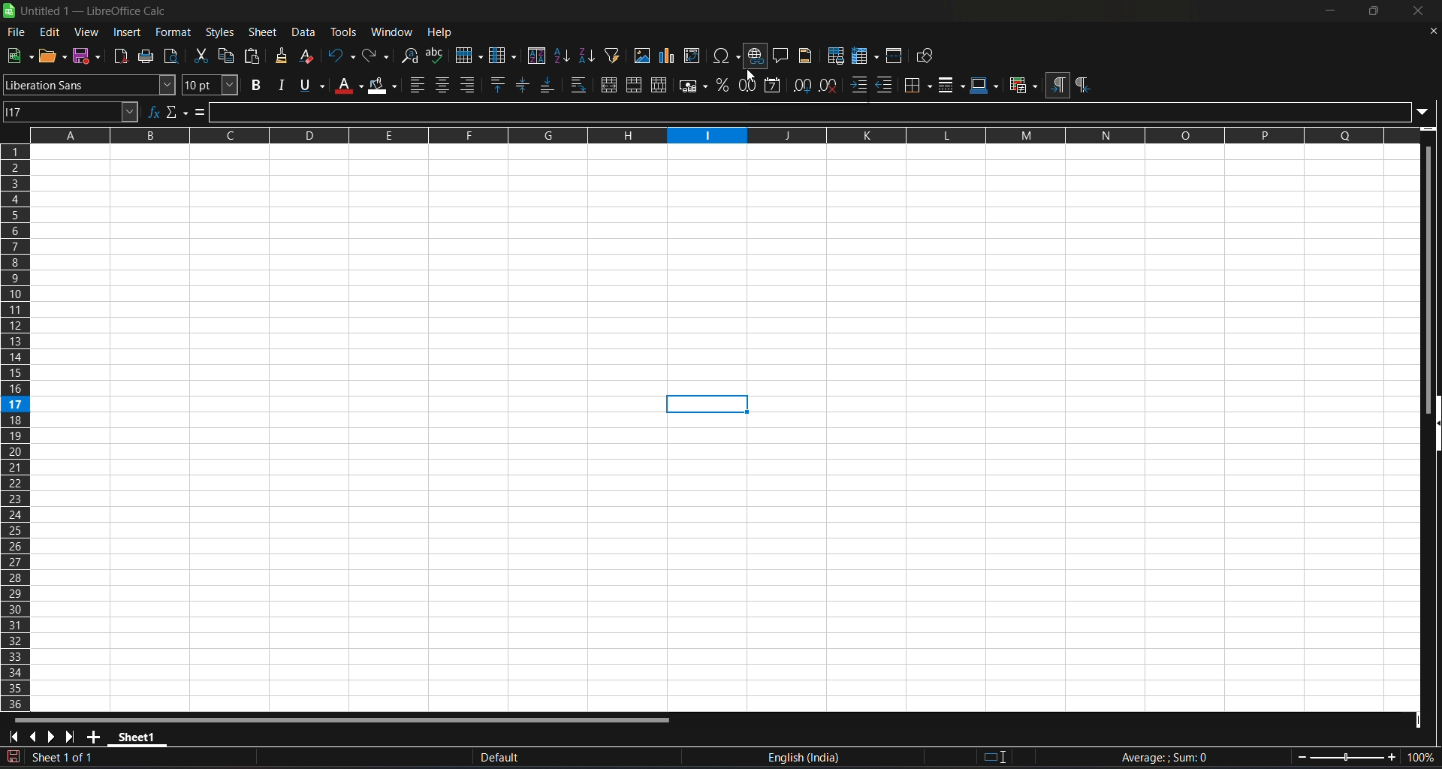 This screenshot has height=769, width=1442. Describe the element at coordinates (1332, 11) in the screenshot. I see `minimize` at that location.